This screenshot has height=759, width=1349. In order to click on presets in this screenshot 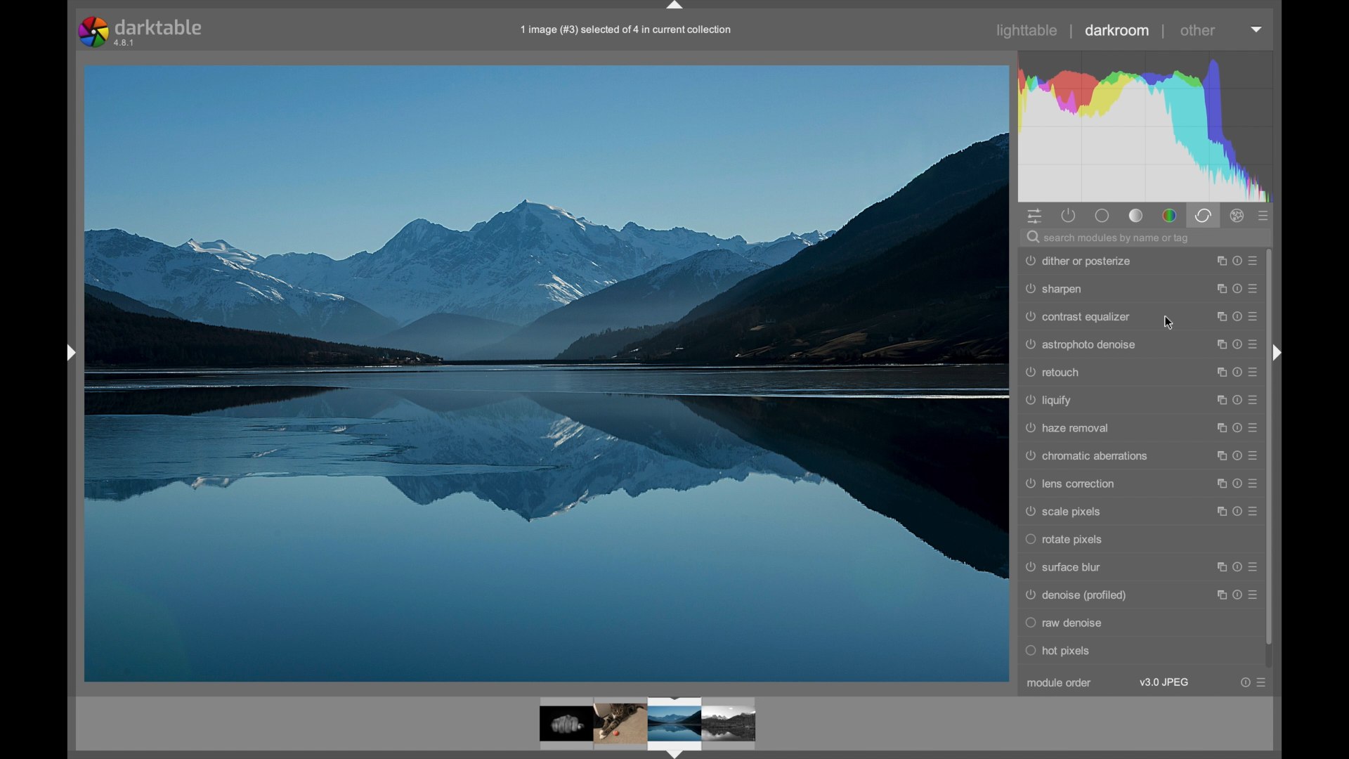, I will do `click(1264, 215)`.